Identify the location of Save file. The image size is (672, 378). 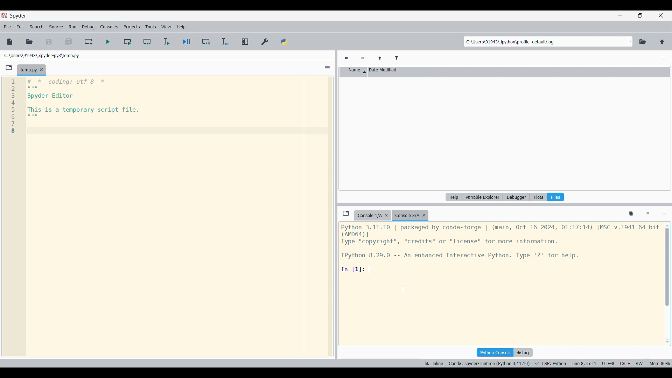
(49, 42).